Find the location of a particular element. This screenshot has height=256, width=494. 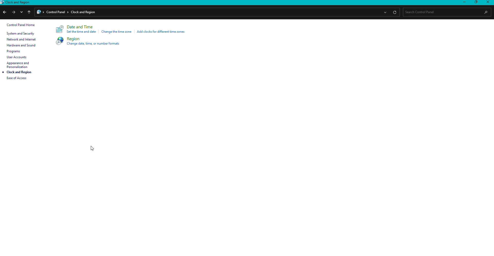

Date and Time is located at coordinates (81, 27).